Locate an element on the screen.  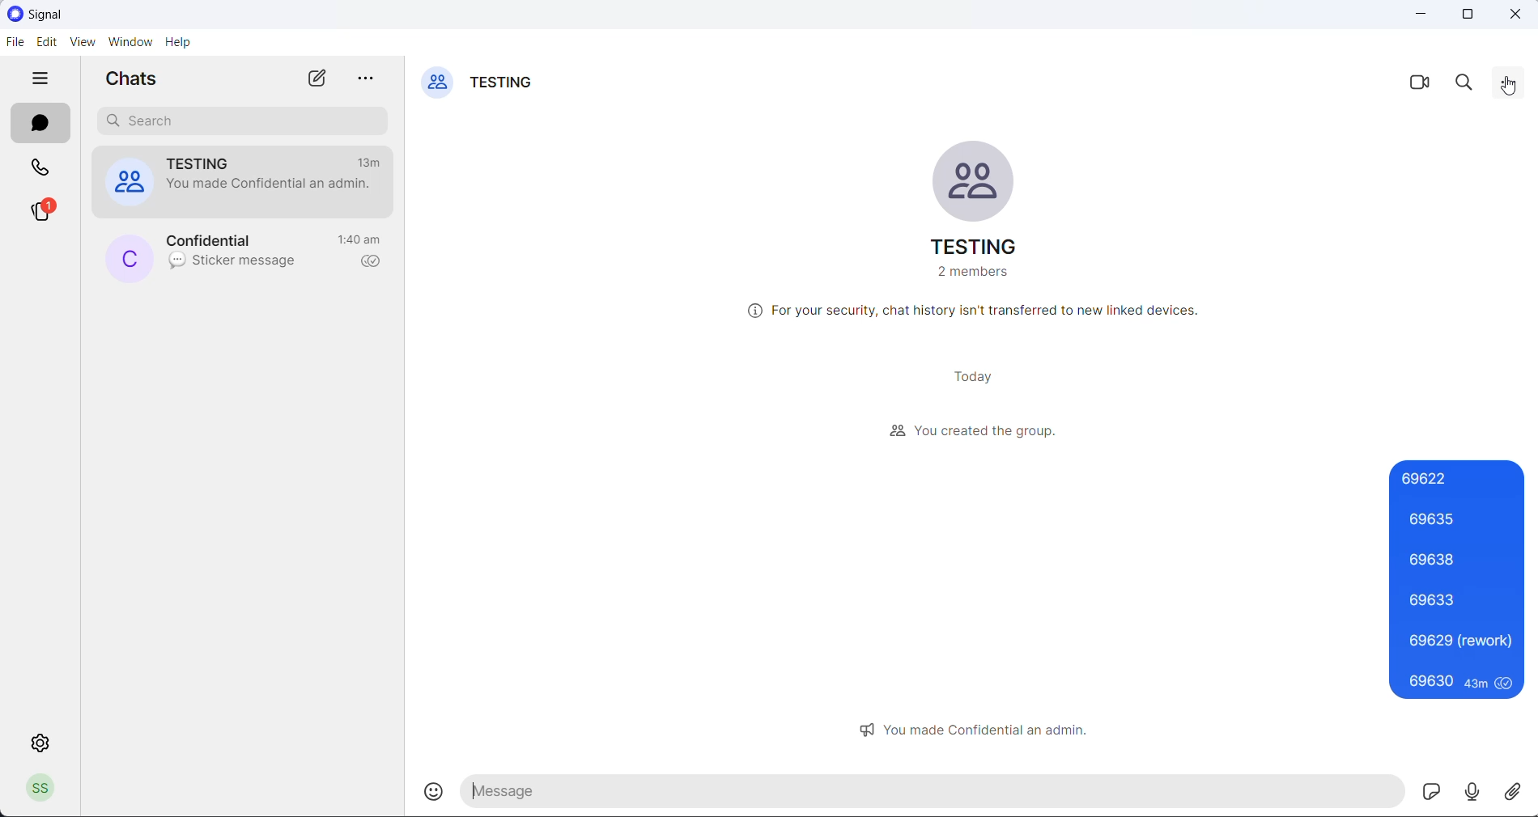
group name is located at coordinates (210, 163).